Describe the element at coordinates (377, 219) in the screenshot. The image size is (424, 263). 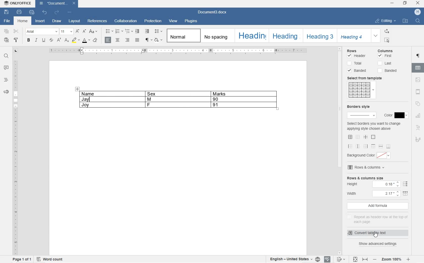
I see `repeat as header row at the top of each page` at that location.